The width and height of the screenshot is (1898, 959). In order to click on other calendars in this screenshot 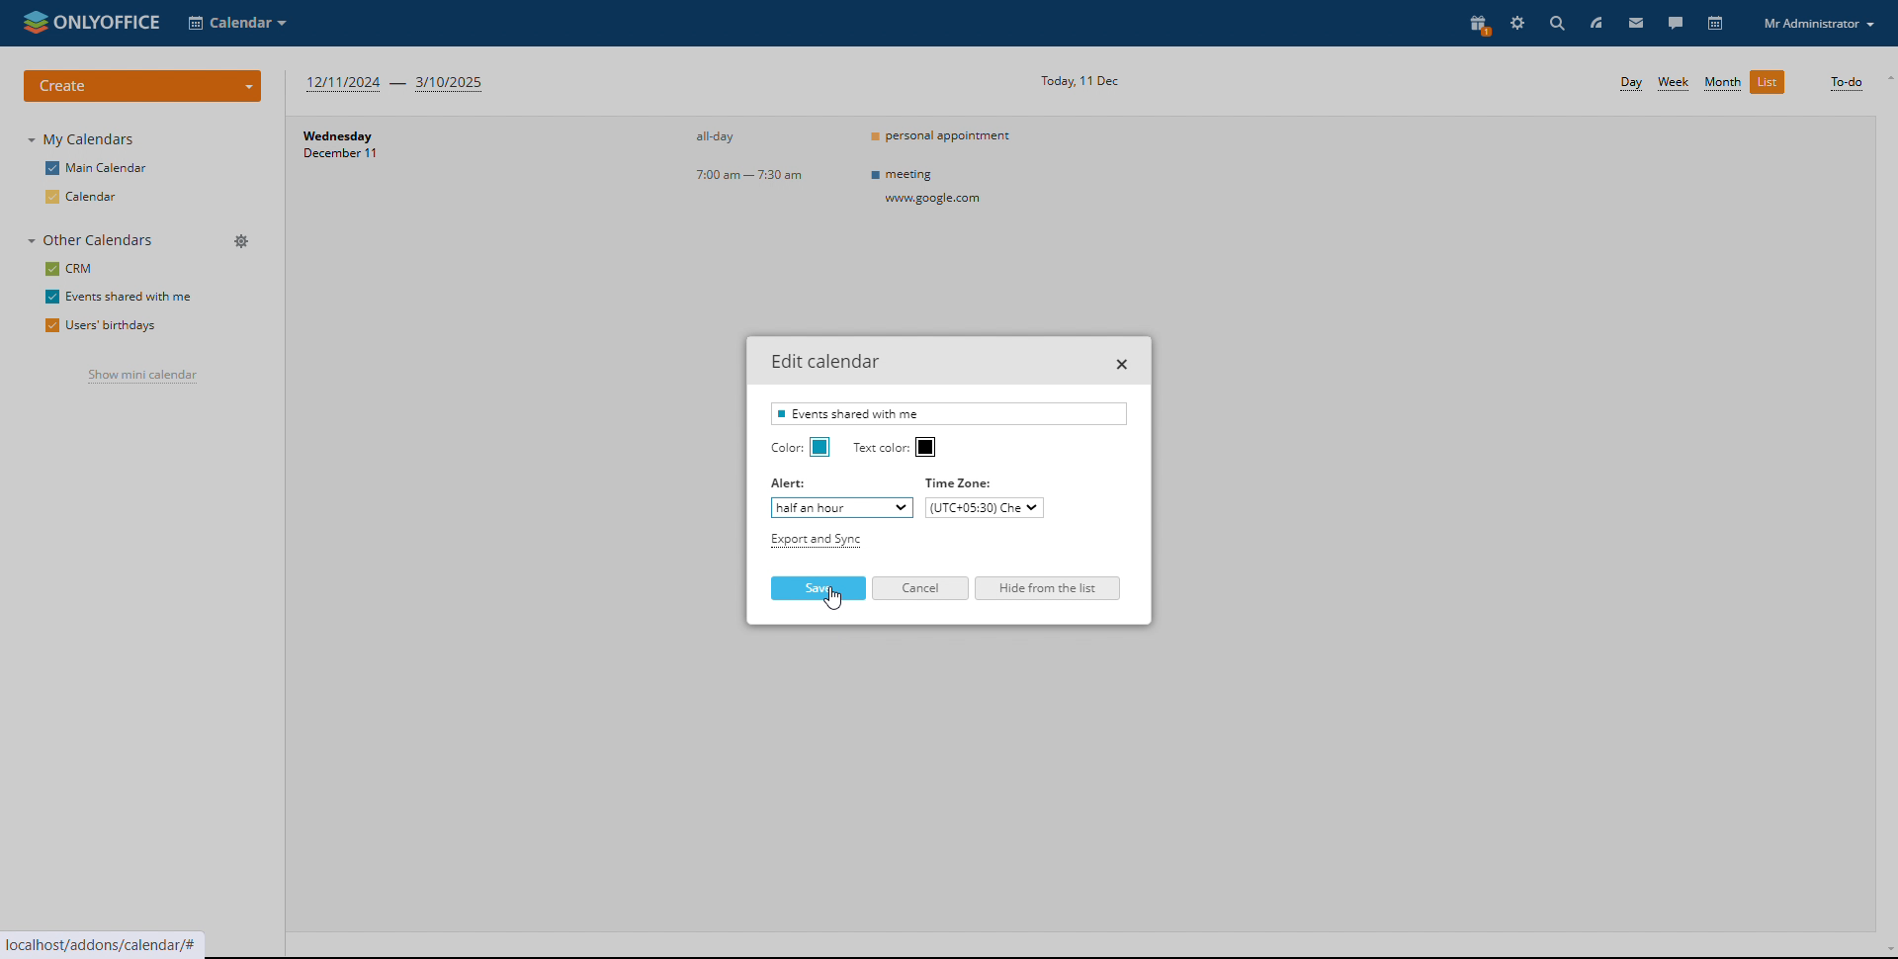, I will do `click(92, 239)`.